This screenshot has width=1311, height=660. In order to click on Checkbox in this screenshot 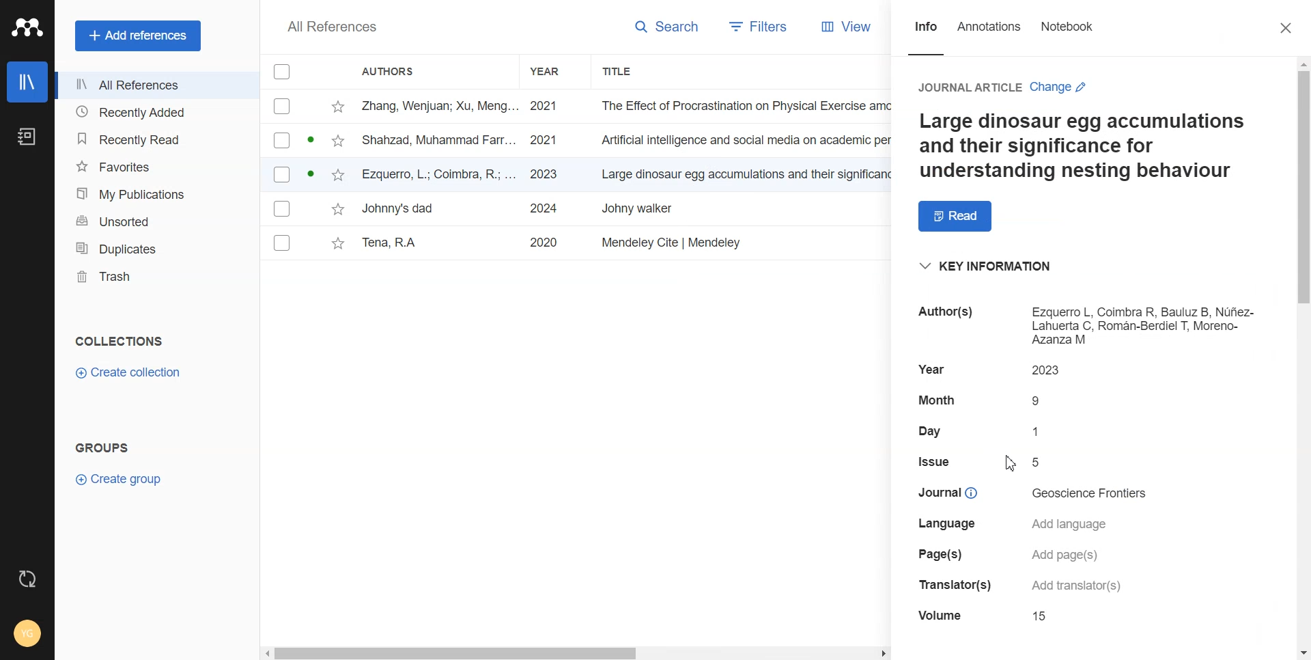, I will do `click(283, 72)`.